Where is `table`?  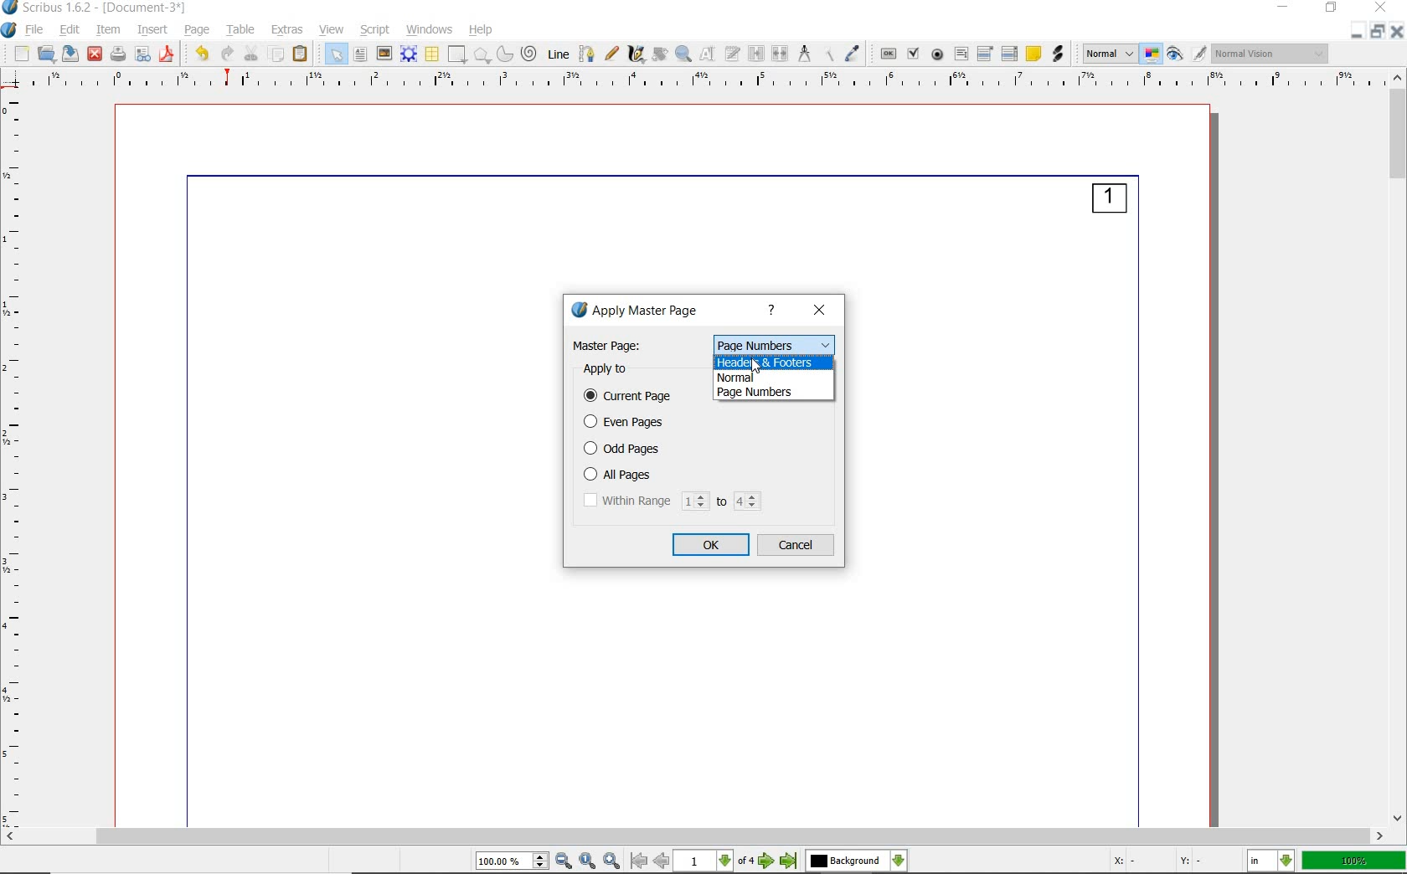
table is located at coordinates (240, 29).